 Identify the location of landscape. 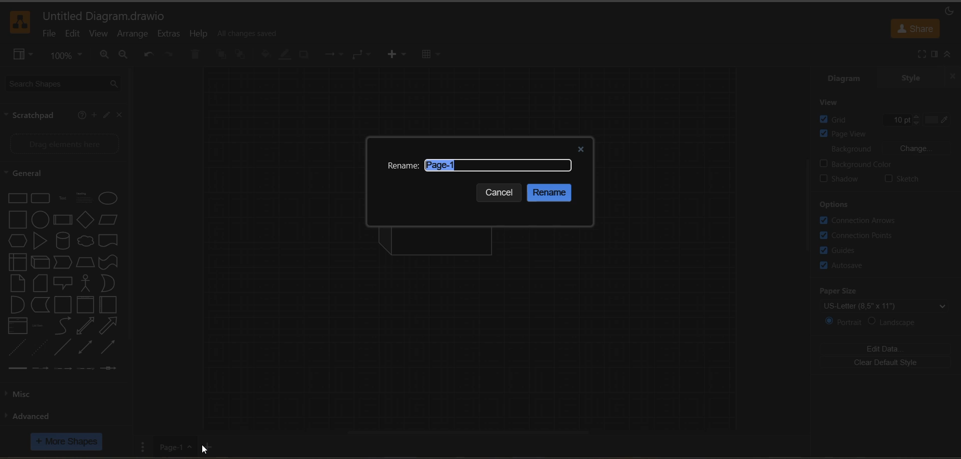
(898, 322).